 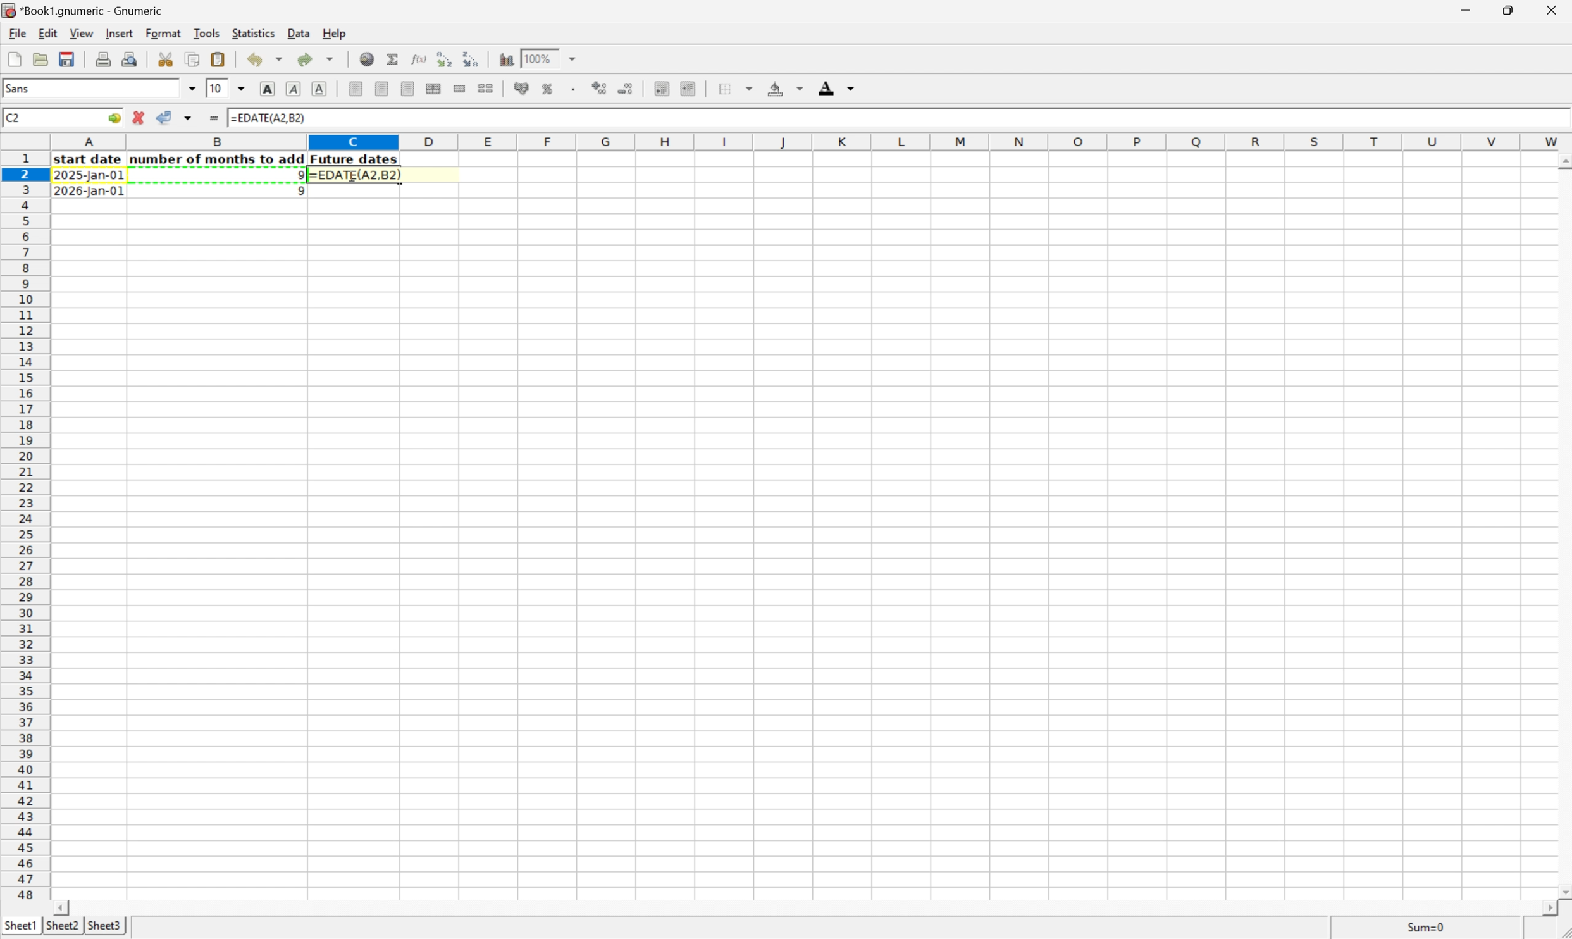 What do you see at coordinates (1562, 890) in the screenshot?
I see `Scroll Down` at bounding box center [1562, 890].